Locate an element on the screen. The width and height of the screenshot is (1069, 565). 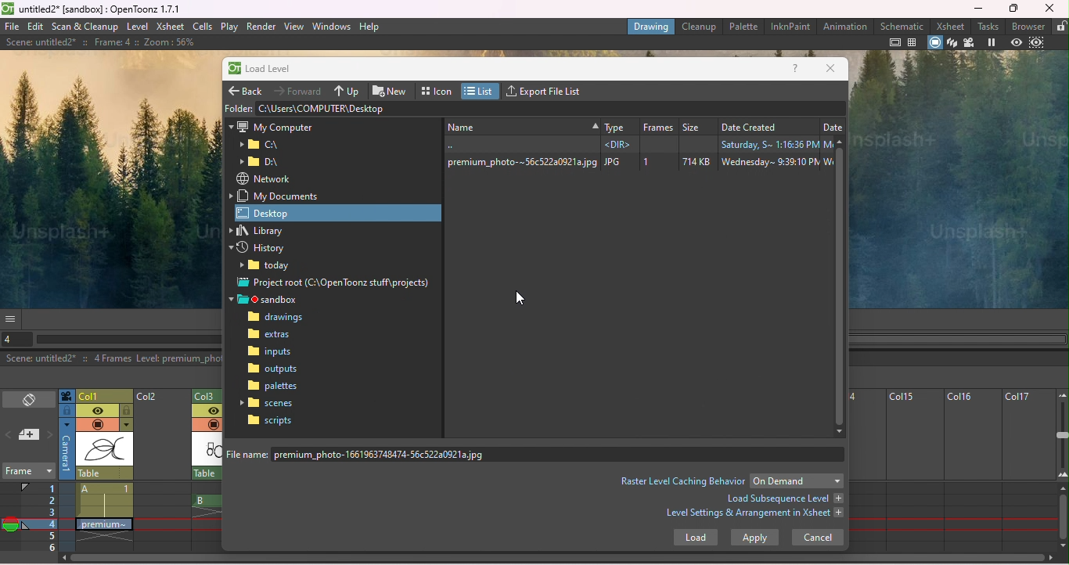
Vertical scroll bar is located at coordinates (841, 286).